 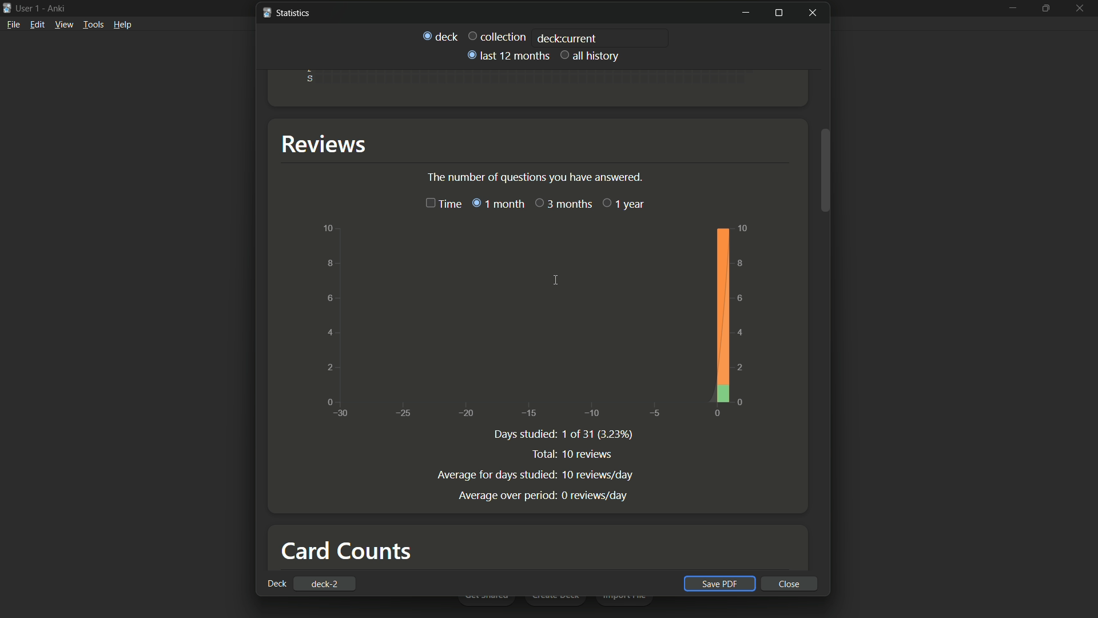 I want to click on App name, so click(x=58, y=8).